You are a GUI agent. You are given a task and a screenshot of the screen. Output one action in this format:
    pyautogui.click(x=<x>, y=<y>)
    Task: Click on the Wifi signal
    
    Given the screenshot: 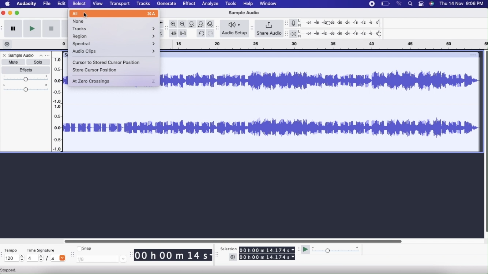 What is the action you would take?
    pyautogui.click(x=400, y=4)
    